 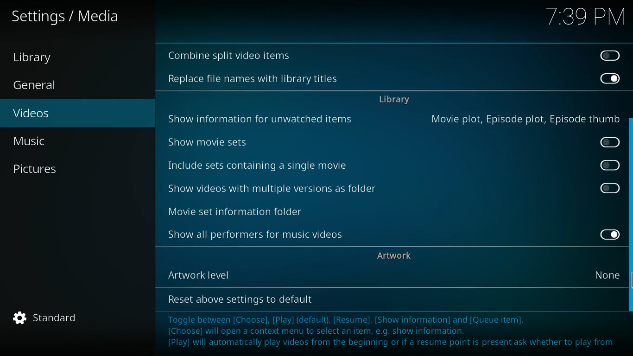 I want to click on Replace file names with library titles, so click(x=253, y=79).